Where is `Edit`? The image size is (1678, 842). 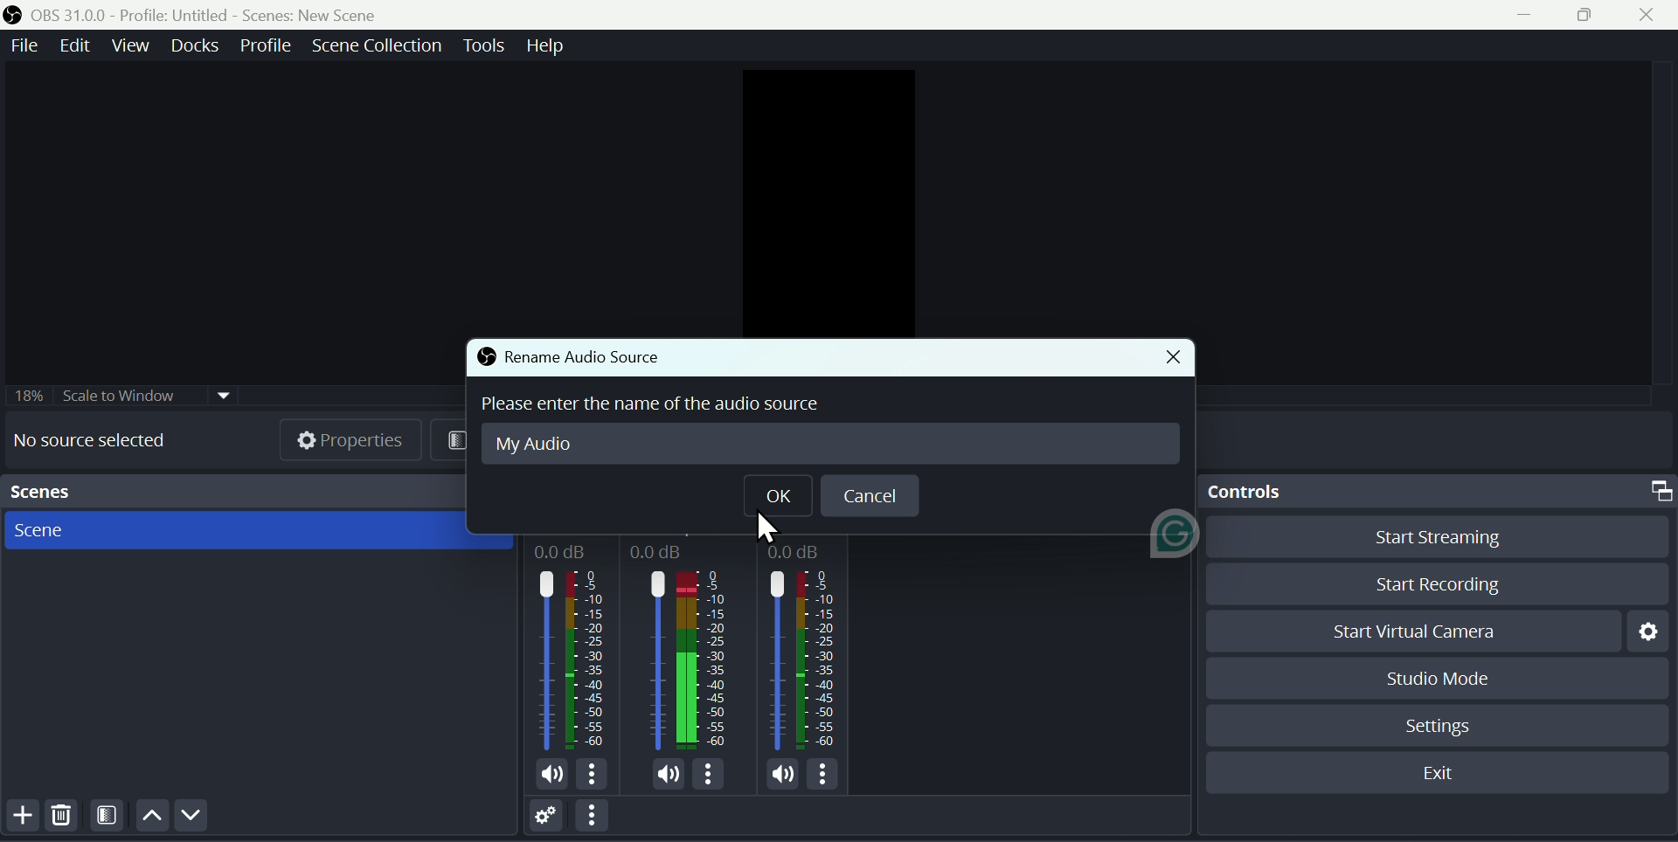 Edit is located at coordinates (79, 45).